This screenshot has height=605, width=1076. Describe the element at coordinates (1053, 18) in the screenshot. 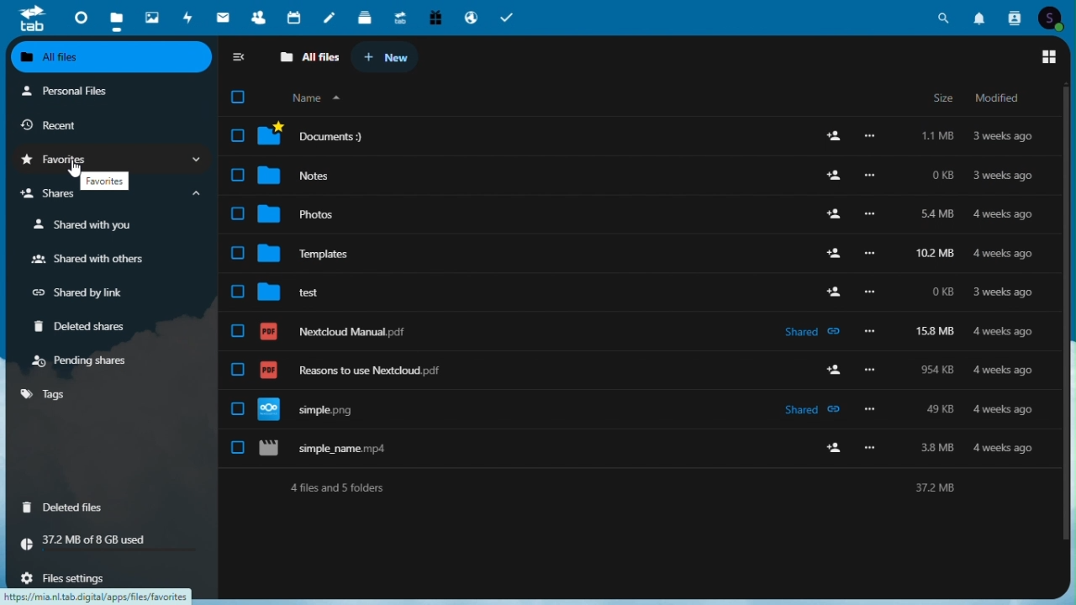

I see `Account icon` at that location.